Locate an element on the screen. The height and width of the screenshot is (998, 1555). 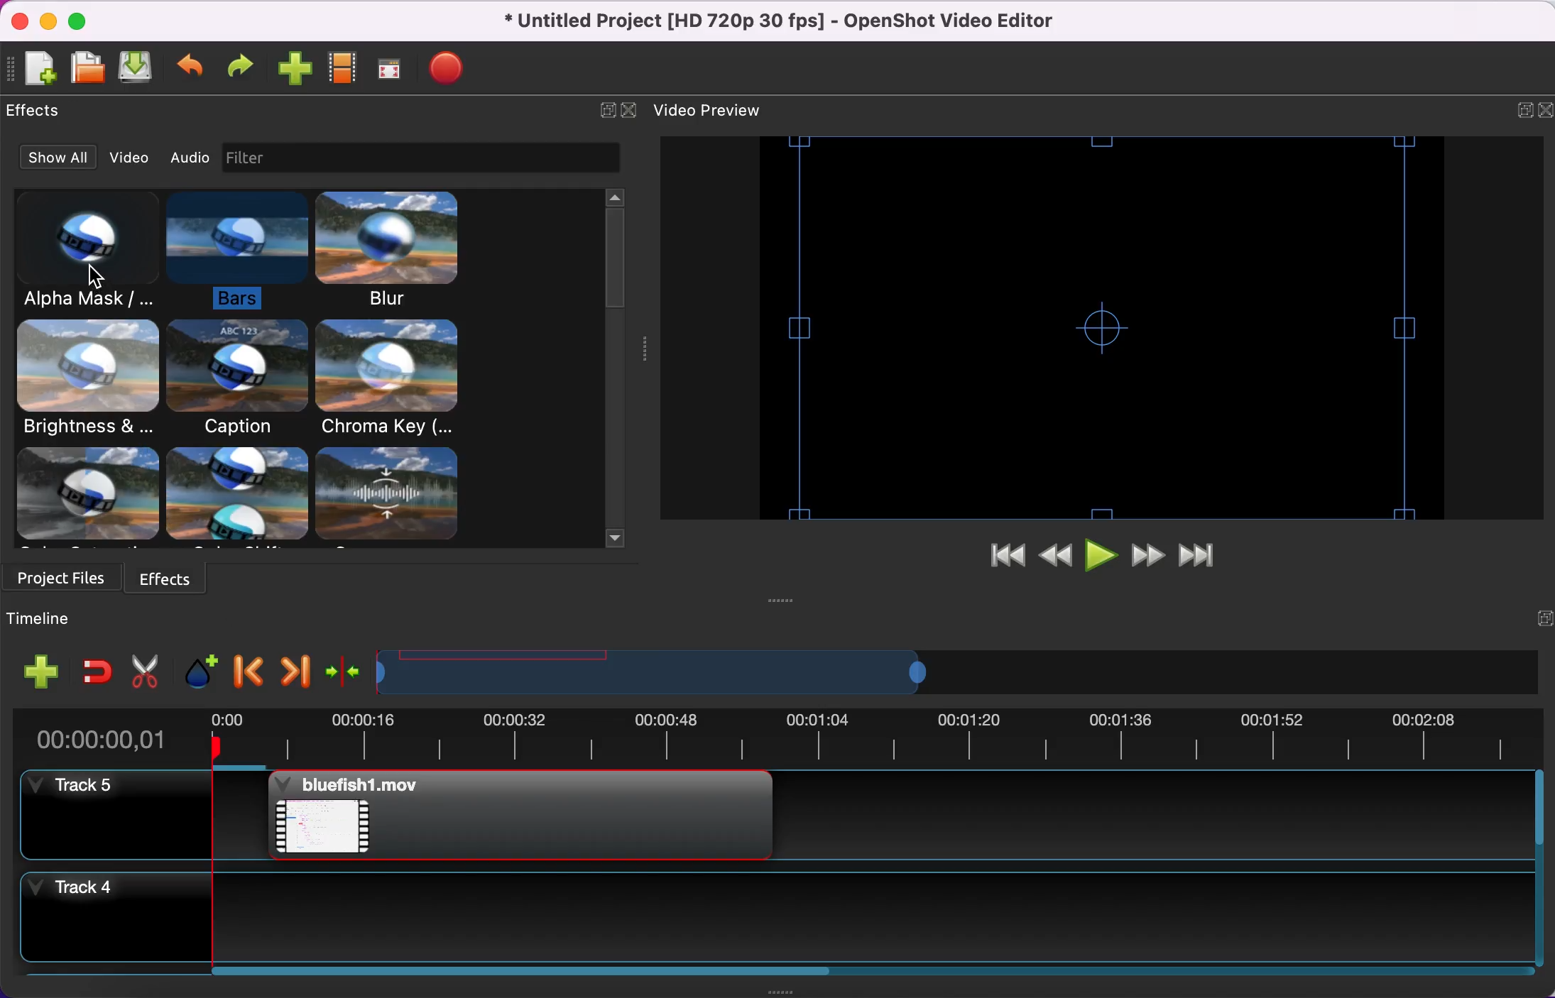
maximize is located at coordinates (81, 21).